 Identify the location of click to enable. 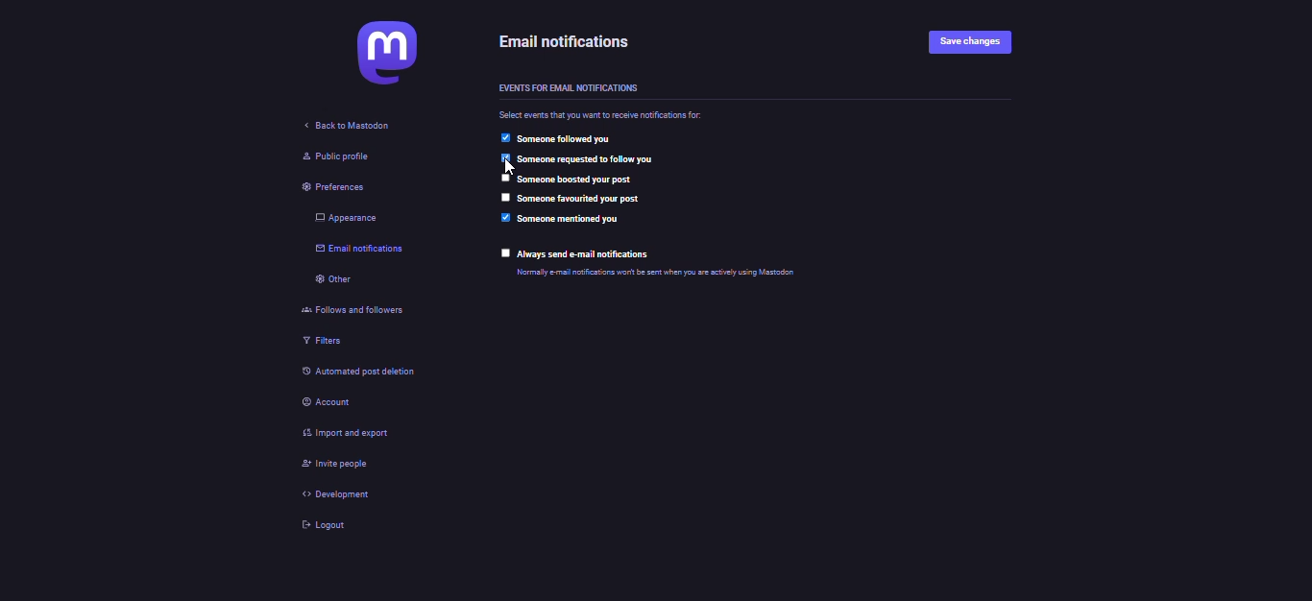
(504, 199).